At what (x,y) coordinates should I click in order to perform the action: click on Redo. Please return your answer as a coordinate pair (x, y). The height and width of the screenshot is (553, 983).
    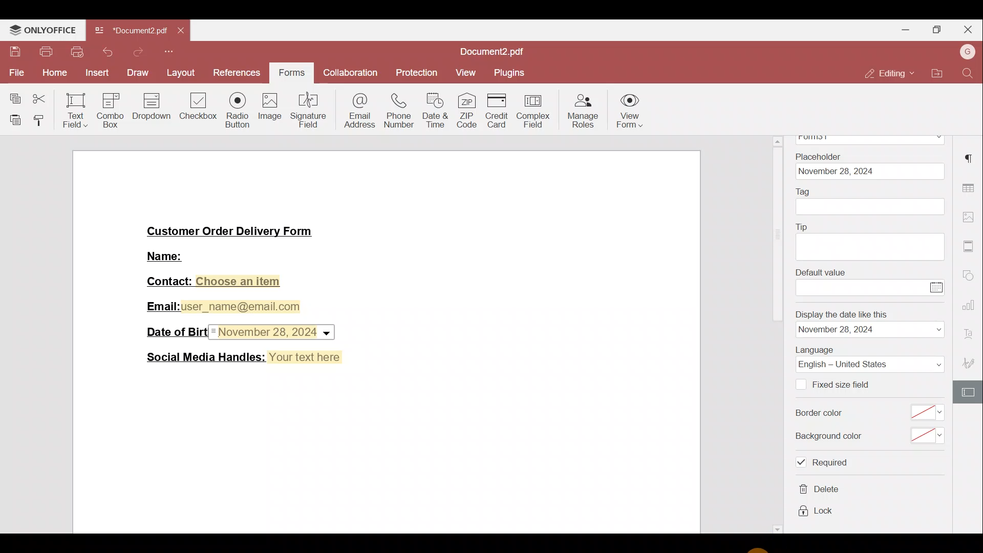
    Looking at the image, I should click on (135, 55).